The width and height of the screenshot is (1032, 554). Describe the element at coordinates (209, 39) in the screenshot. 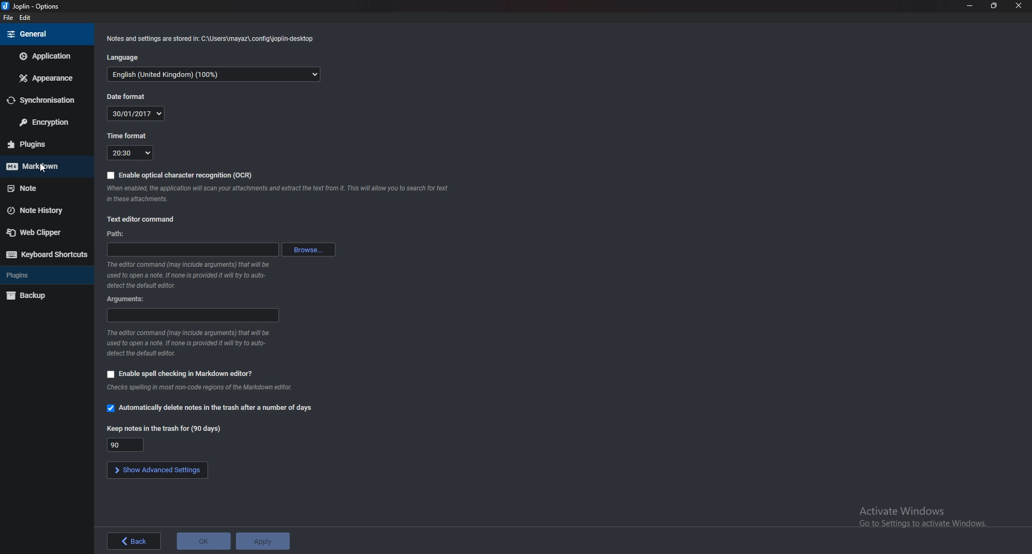

I see `Info` at that location.